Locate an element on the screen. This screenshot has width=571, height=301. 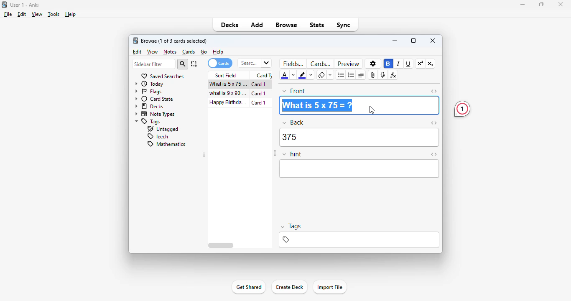
select formatting to remove is located at coordinates (330, 76).